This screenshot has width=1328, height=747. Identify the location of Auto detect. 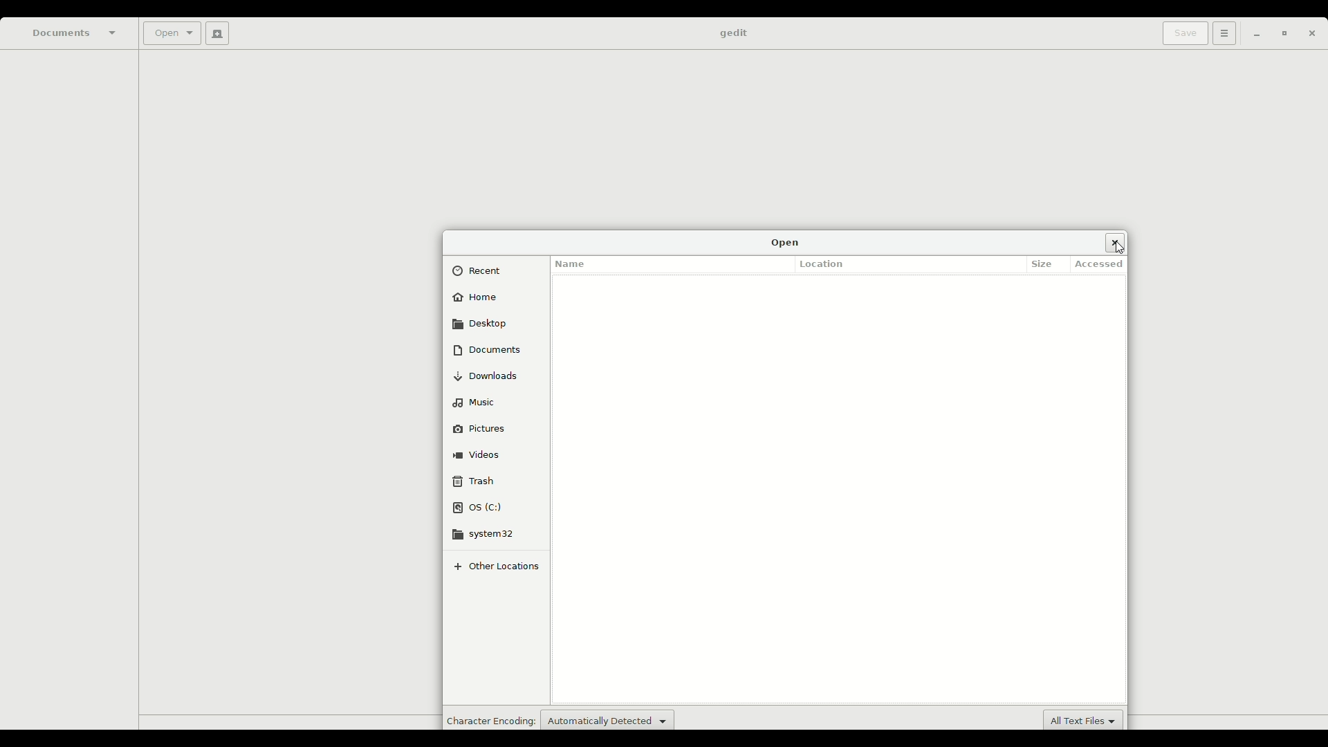
(607, 719).